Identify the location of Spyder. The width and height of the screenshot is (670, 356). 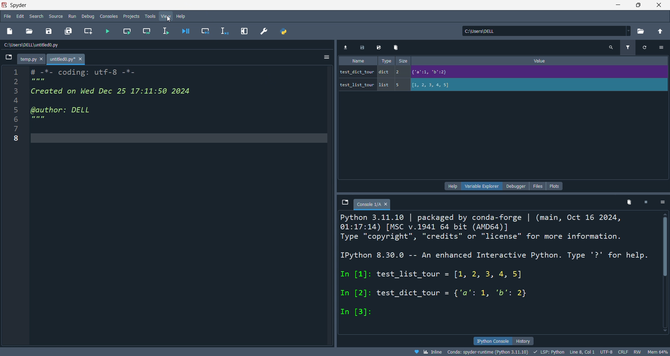
(302, 5).